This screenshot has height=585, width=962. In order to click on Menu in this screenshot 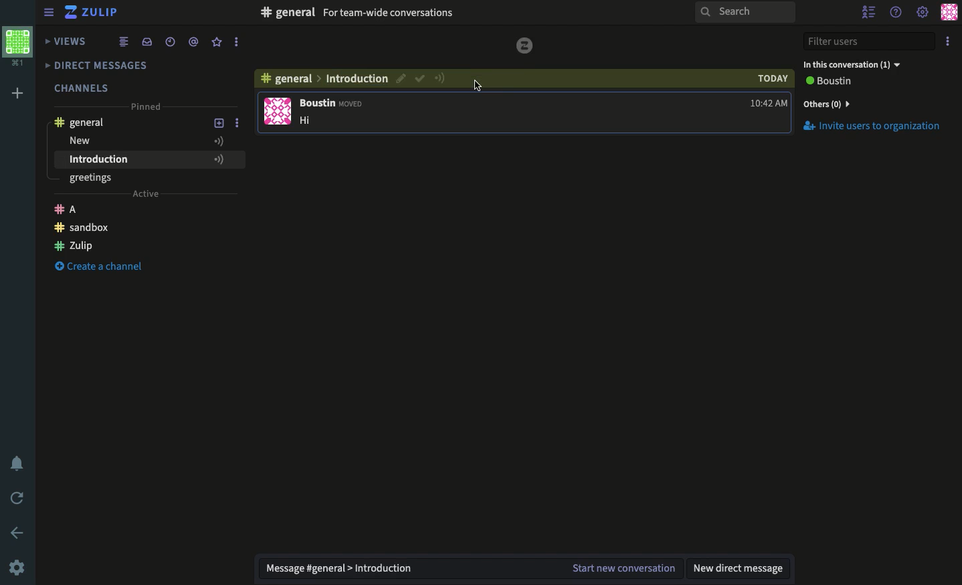, I will do `click(50, 11)`.